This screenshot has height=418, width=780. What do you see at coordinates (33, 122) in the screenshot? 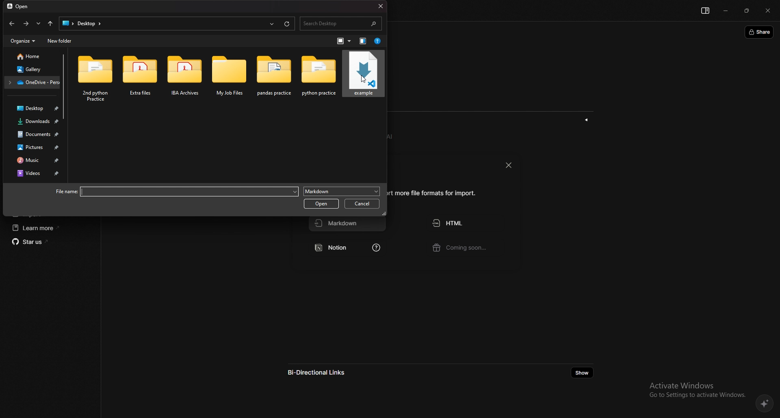
I see `downloads` at bounding box center [33, 122].